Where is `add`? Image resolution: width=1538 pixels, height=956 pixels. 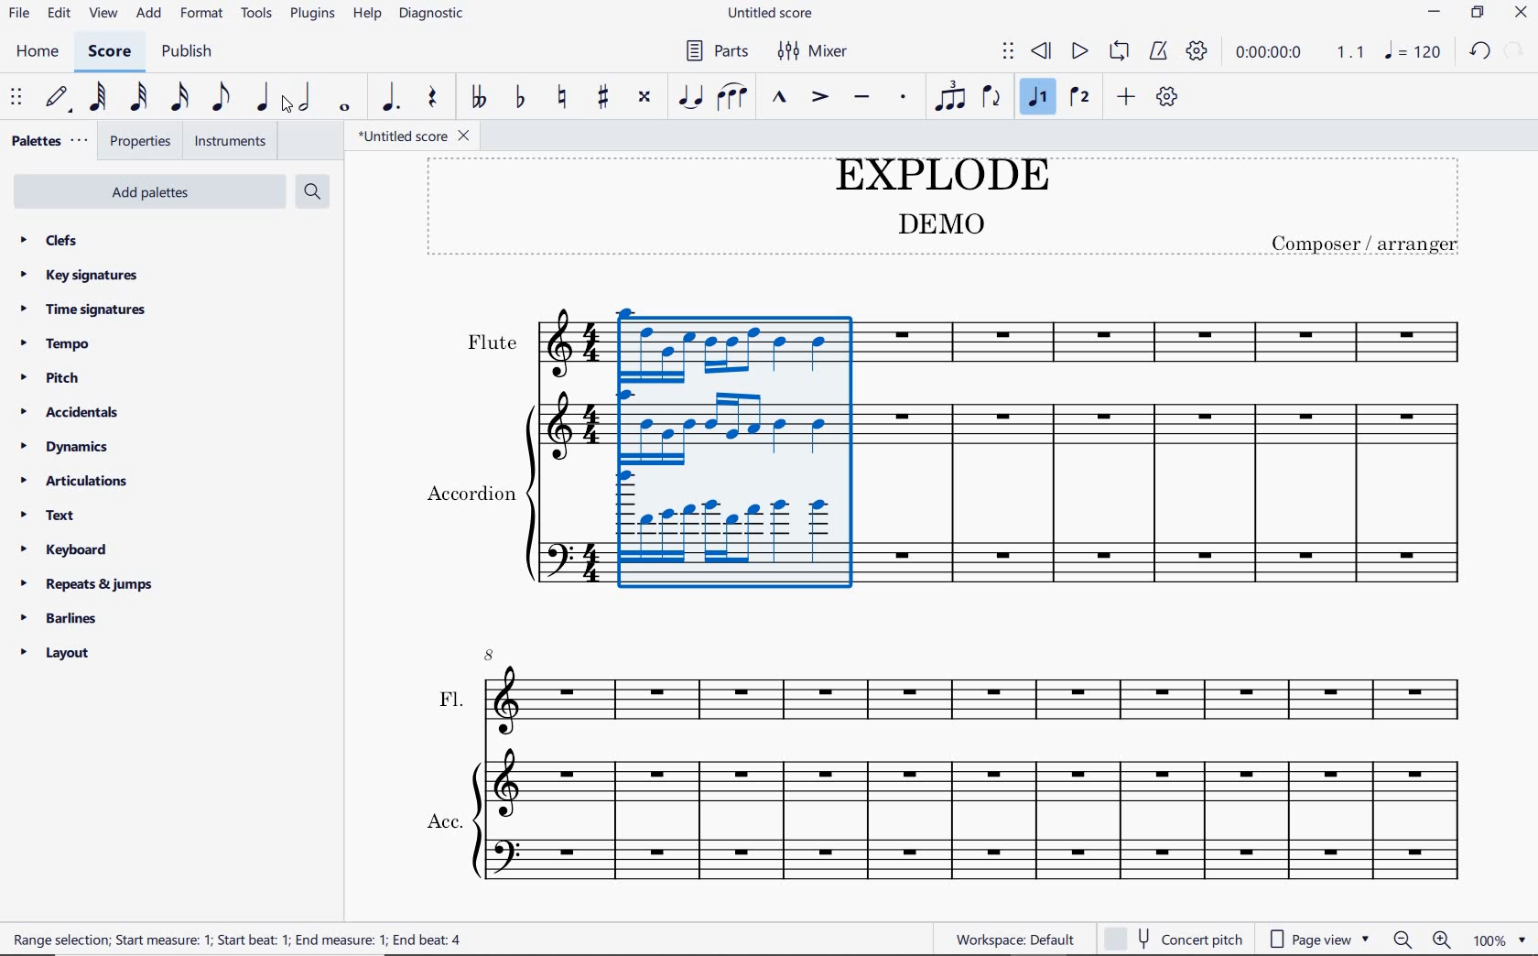
add is located at coordinates (1126, 99).